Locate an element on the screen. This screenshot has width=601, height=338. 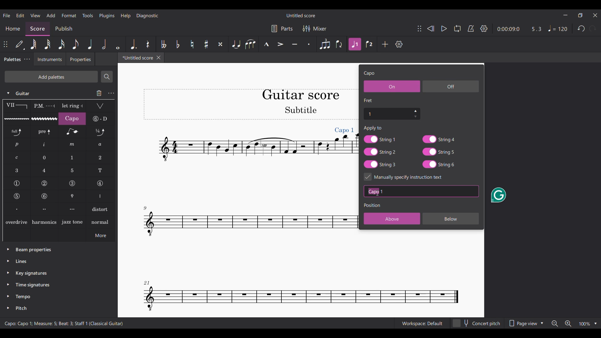
String tunings is located at coordinates (100, 119).